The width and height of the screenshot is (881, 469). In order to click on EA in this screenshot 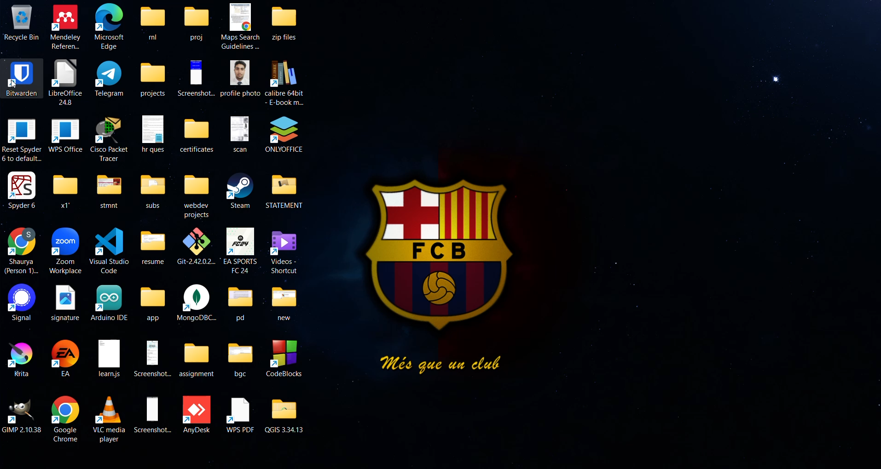, I will do `click(66, 358)`.